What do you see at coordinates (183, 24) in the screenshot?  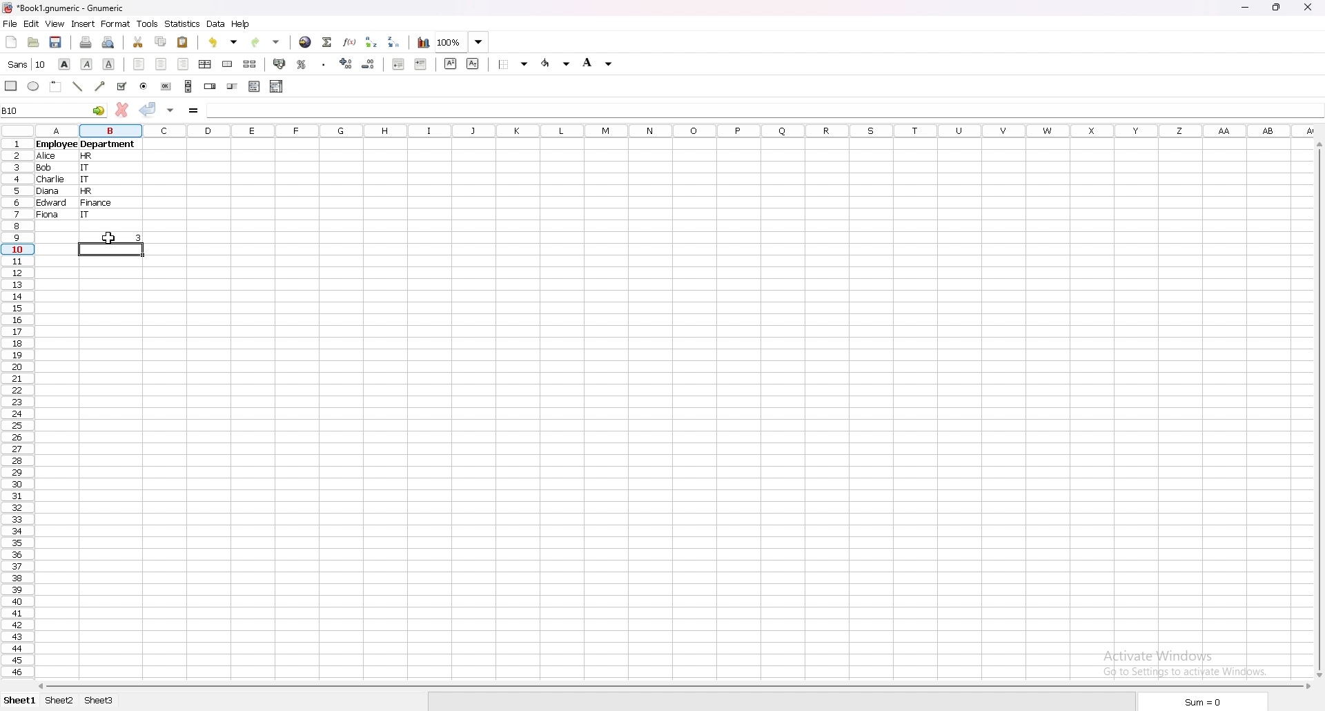 I see `statistics` at bounding box center [183, 24].